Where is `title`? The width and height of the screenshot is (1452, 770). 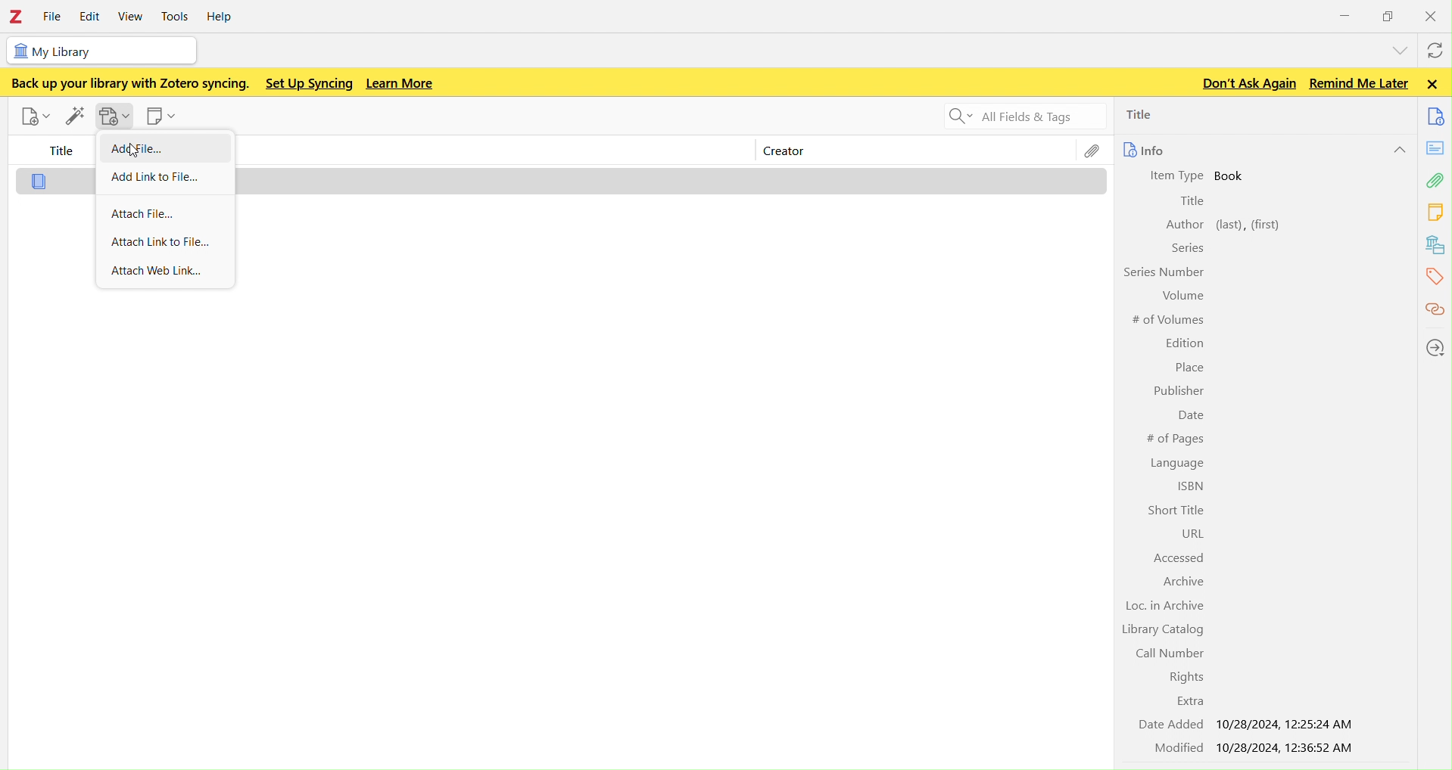
title is located at coordinates (55, 152).